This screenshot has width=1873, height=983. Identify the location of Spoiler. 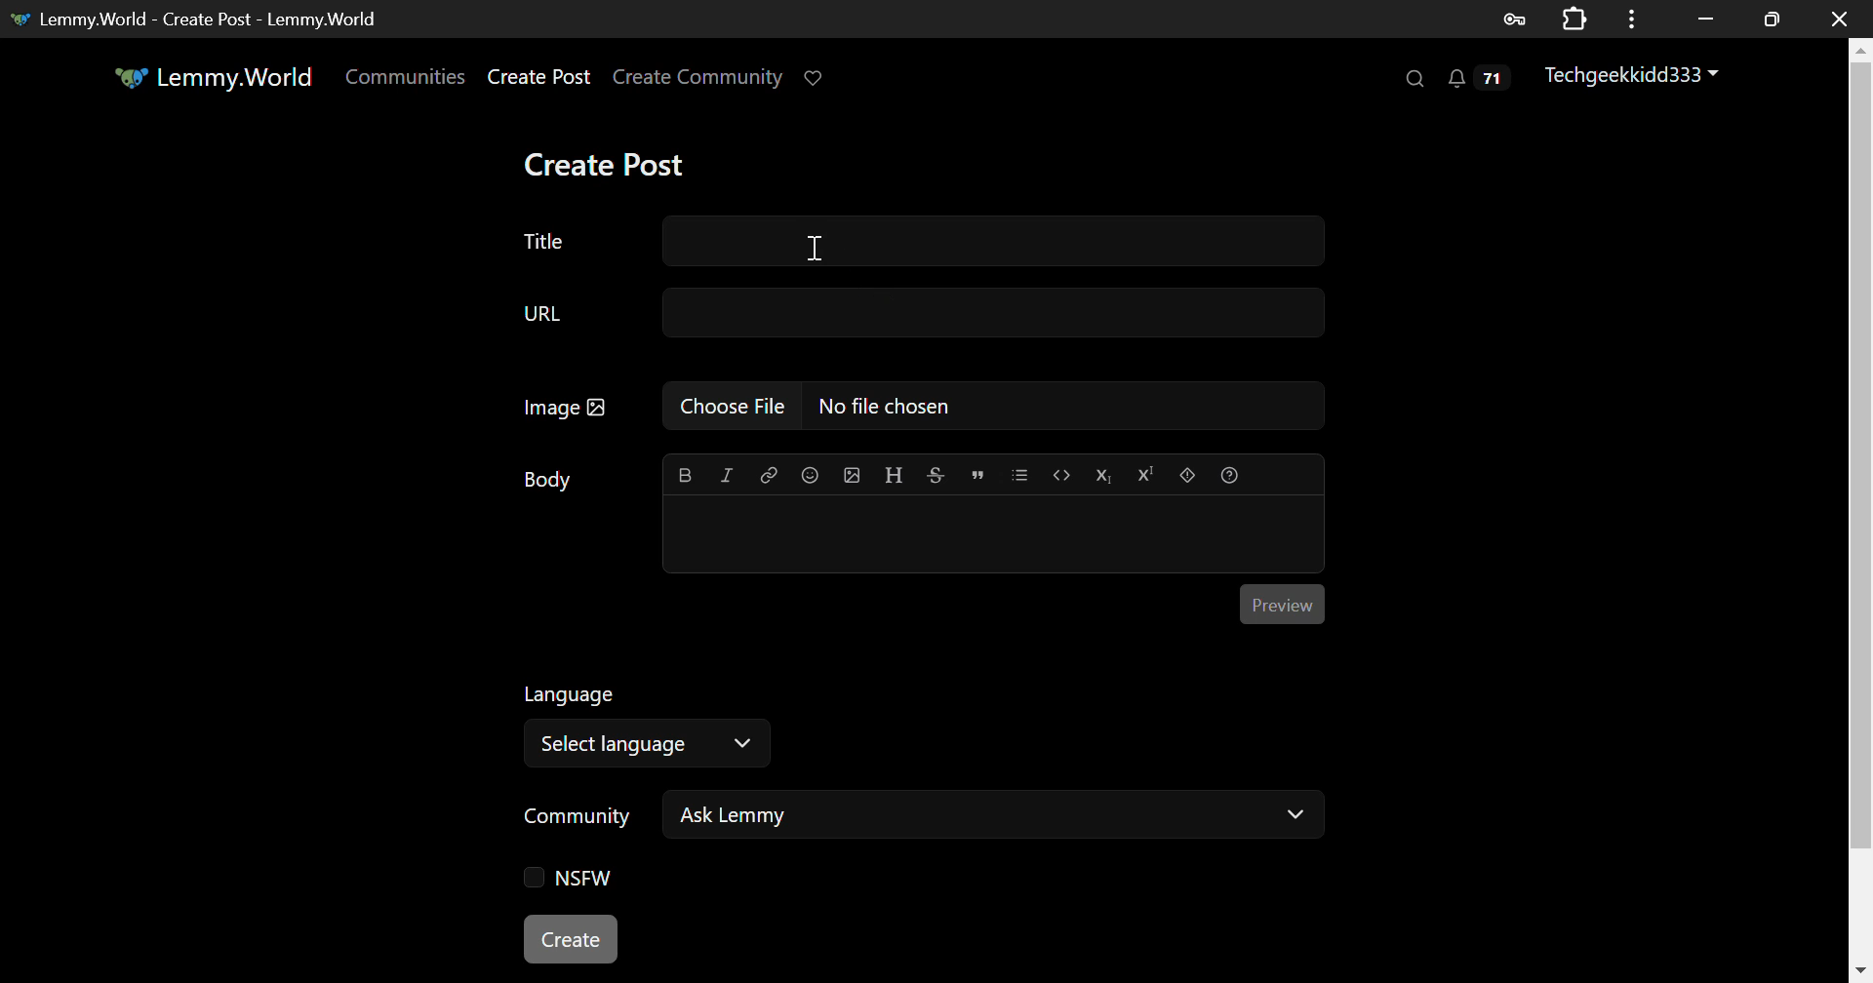
(1188, 476).